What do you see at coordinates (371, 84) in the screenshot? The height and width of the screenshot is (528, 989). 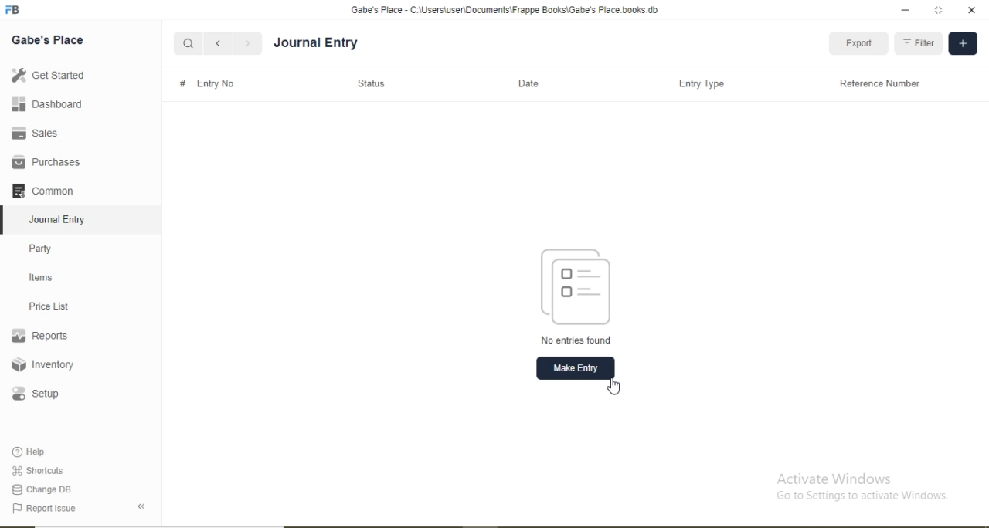 I see `Status` at bounding box center [371, 84].